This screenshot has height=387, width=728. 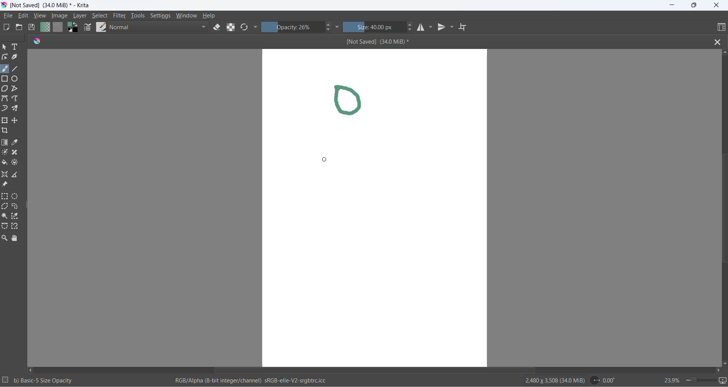 What do you see at coordinates (6, 68) in the screenshot?
I see `freehand brush tool` at bounding box center [6, 68].